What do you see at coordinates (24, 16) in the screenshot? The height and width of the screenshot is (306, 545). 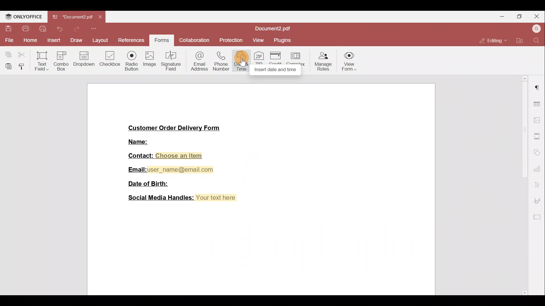 I see `ONLYOFFICE` at bounding box center [24, 16].